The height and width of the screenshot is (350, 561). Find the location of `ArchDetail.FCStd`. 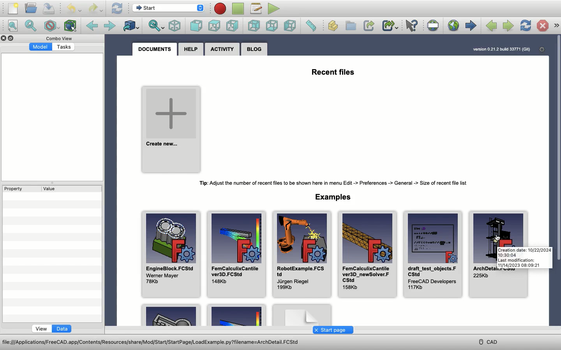

ArchDetail.FCStd is located at coordinates (498, 228).